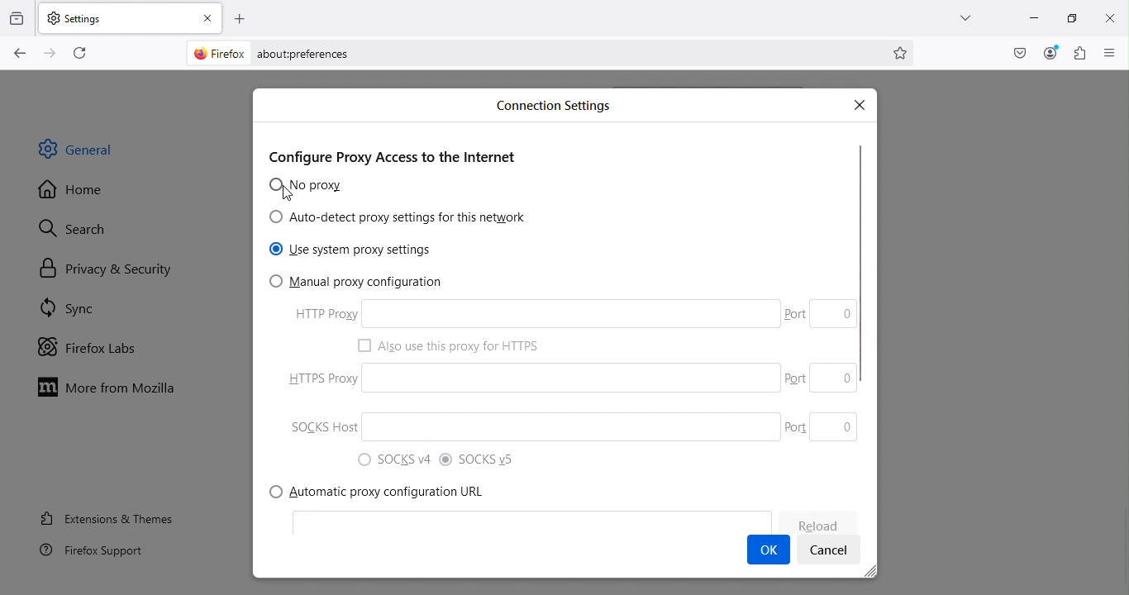 The image size is (1129, 595). I want to click on Port, so click(836, 378).